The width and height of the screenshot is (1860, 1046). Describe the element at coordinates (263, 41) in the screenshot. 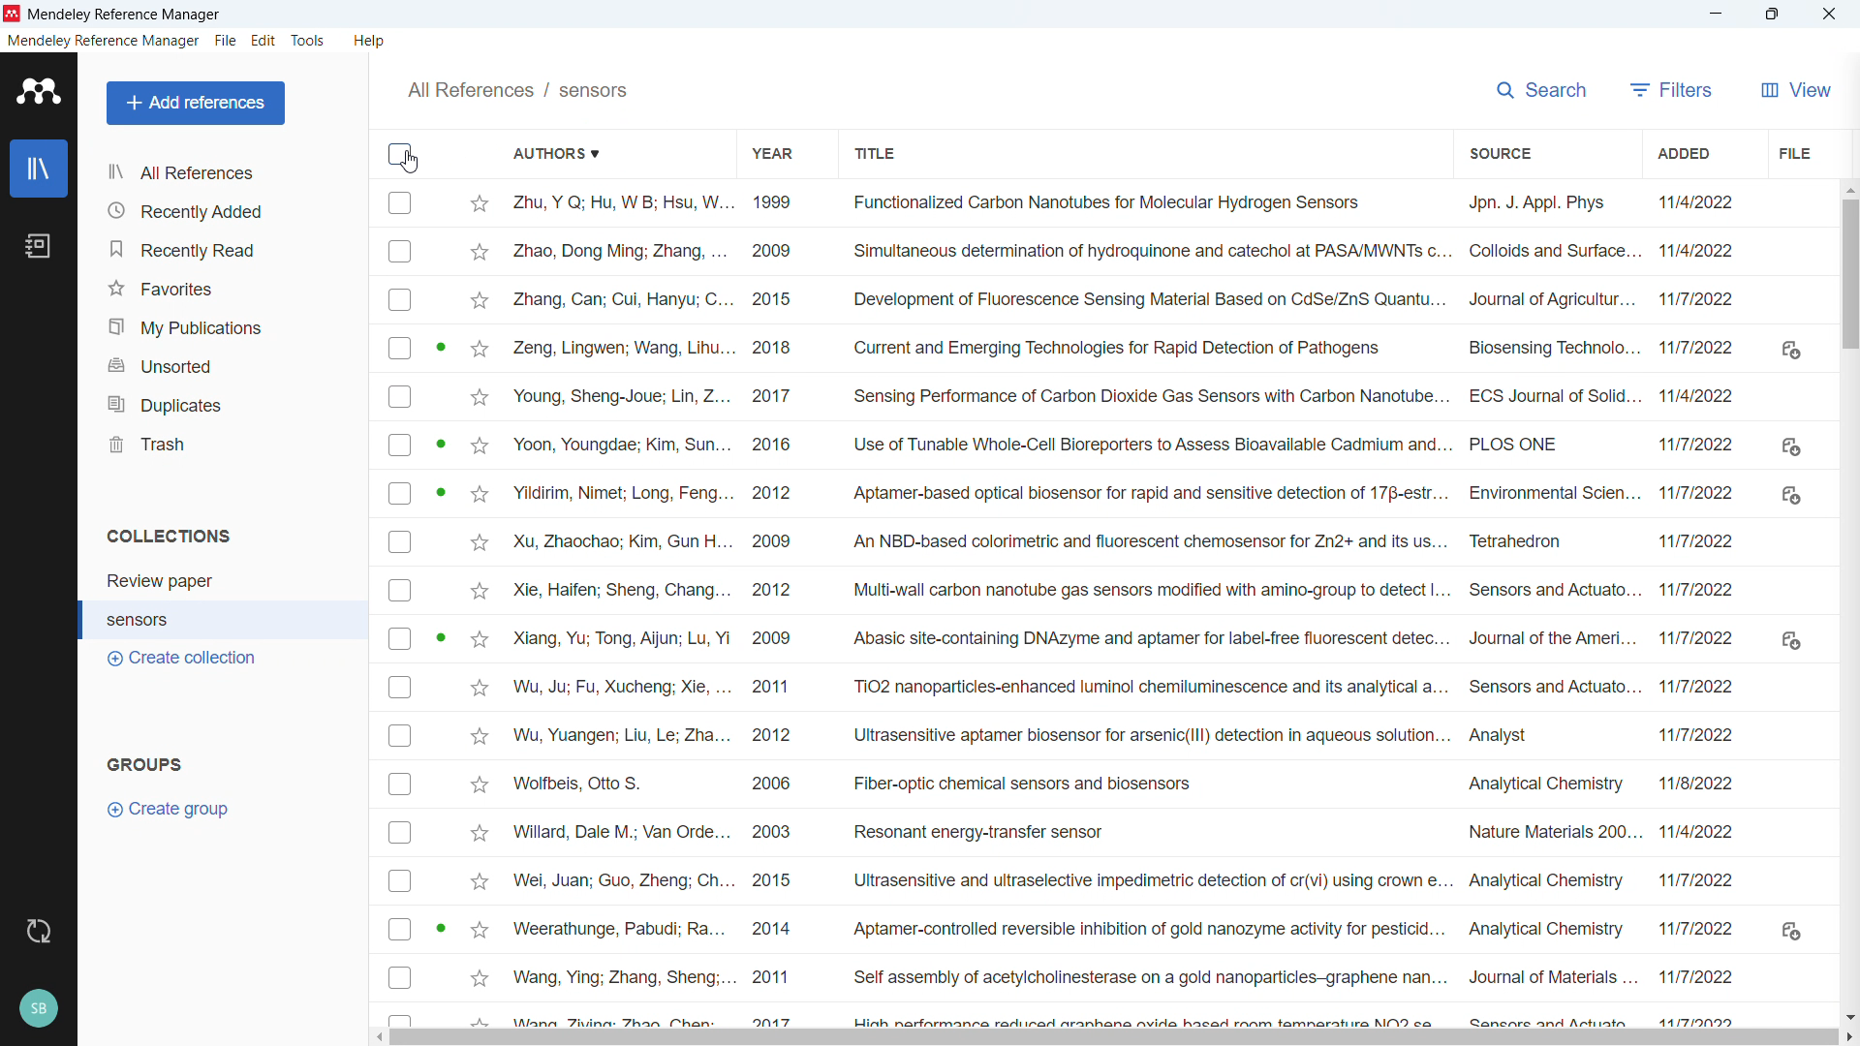

I see `edit` at that location.